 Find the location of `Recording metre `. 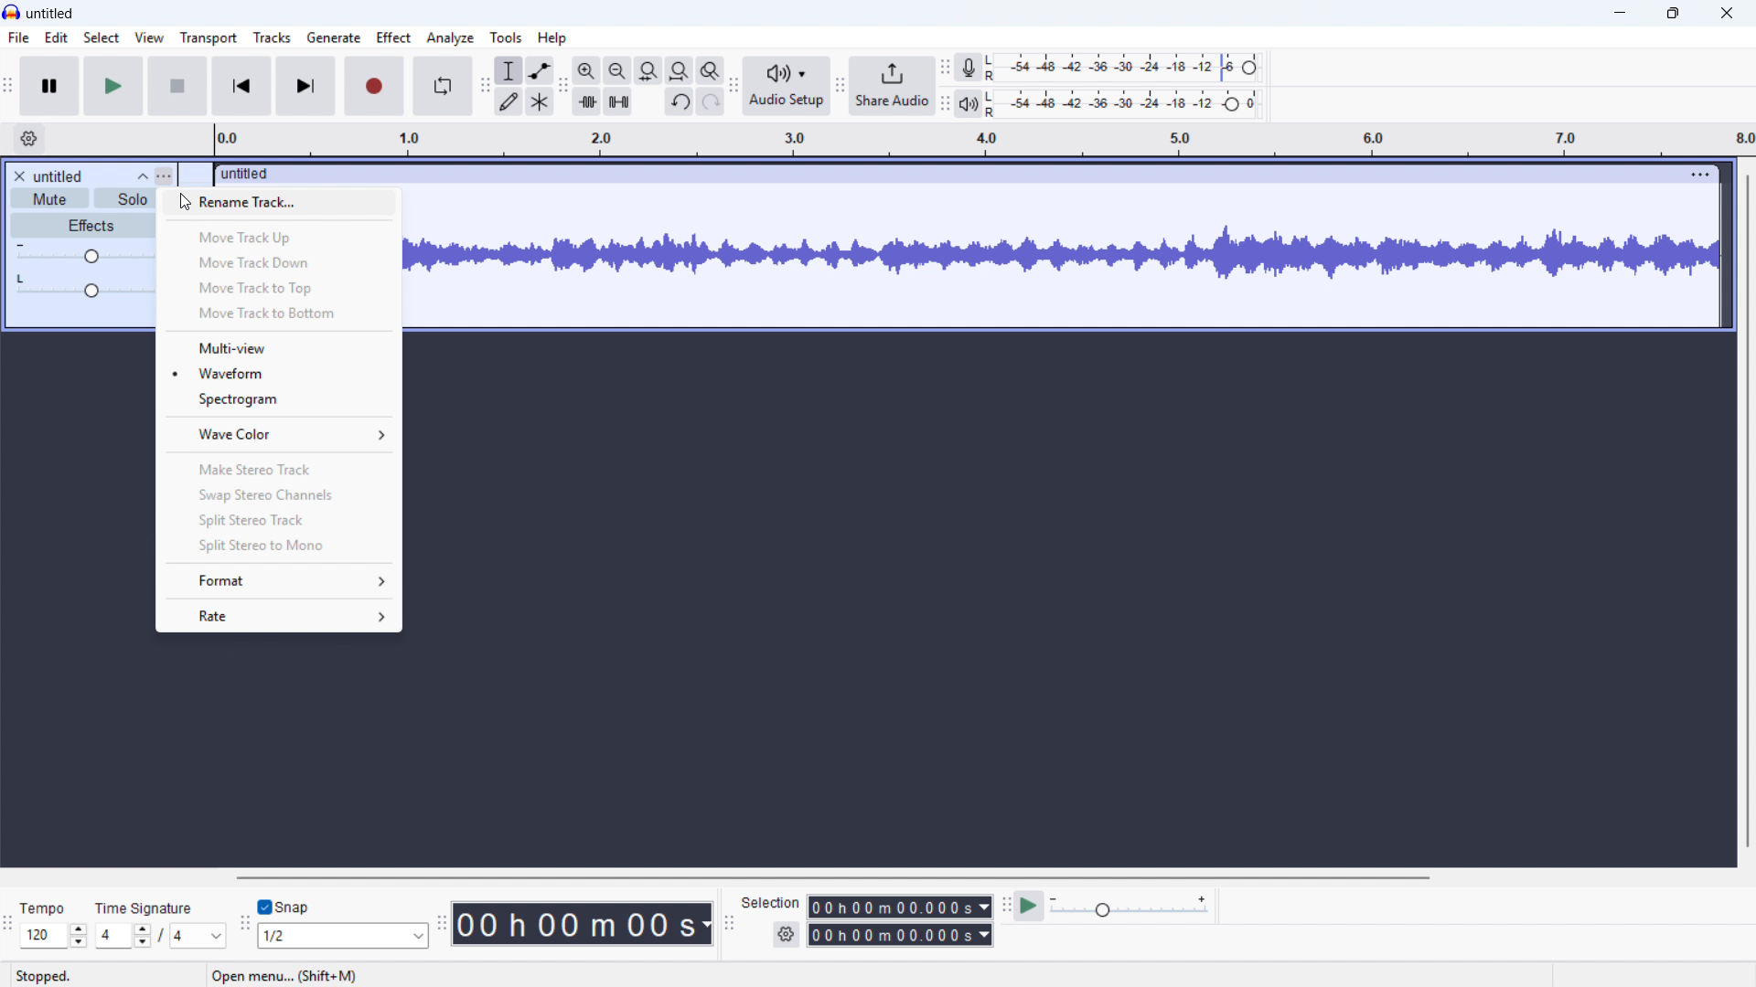

Recording metre  is located at coordinates (968, 68).